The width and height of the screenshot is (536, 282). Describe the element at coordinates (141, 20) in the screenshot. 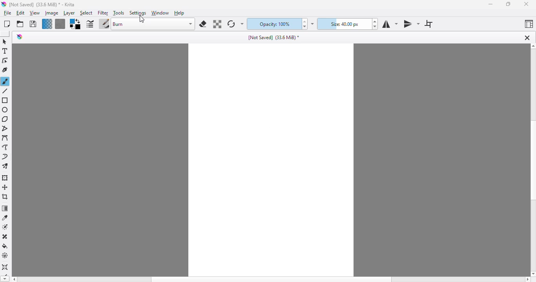

I see `cursor` at that location.